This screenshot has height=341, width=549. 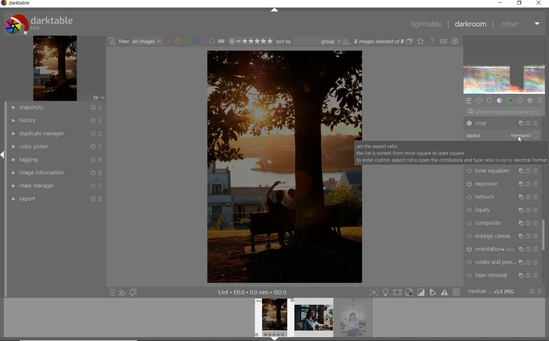 I want to click on color picker, so click(x=56, y=147).